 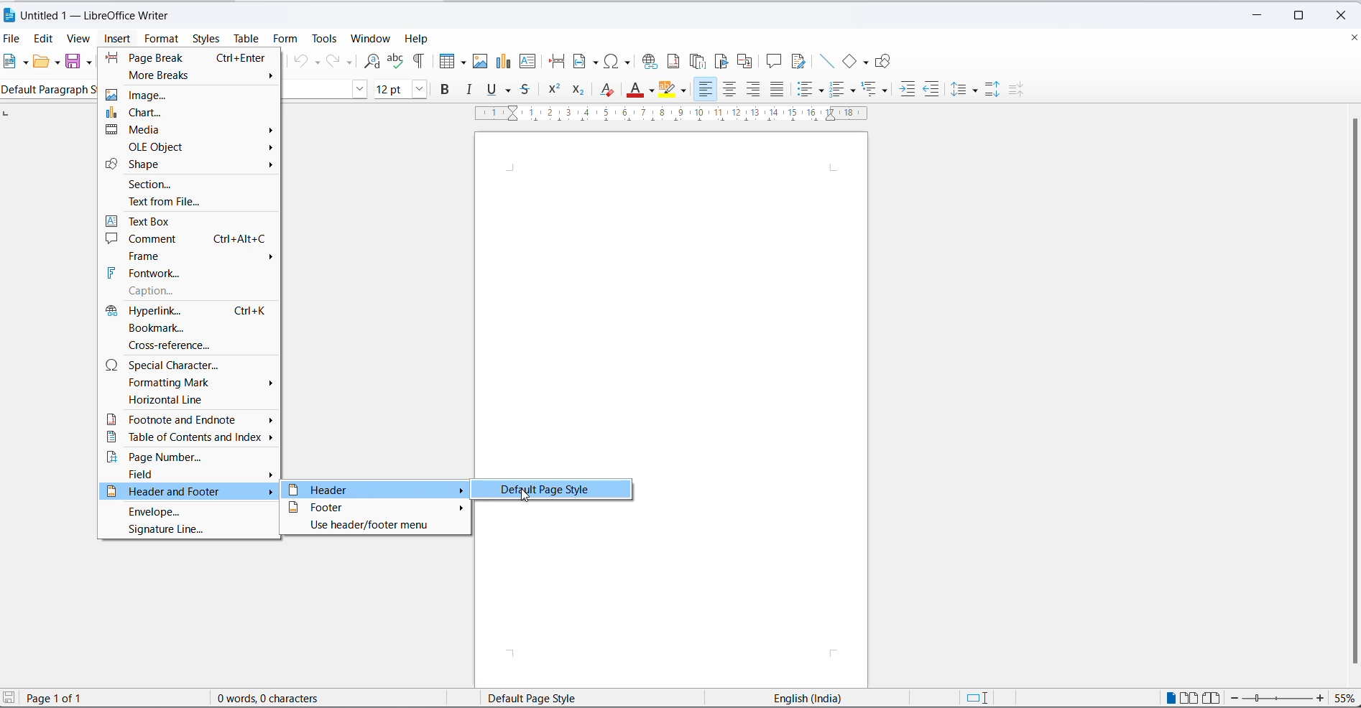 What do you see at coordinates (799, 62) in the screenshot?
I see `show track changes functions` at bounding box center [799, 62].